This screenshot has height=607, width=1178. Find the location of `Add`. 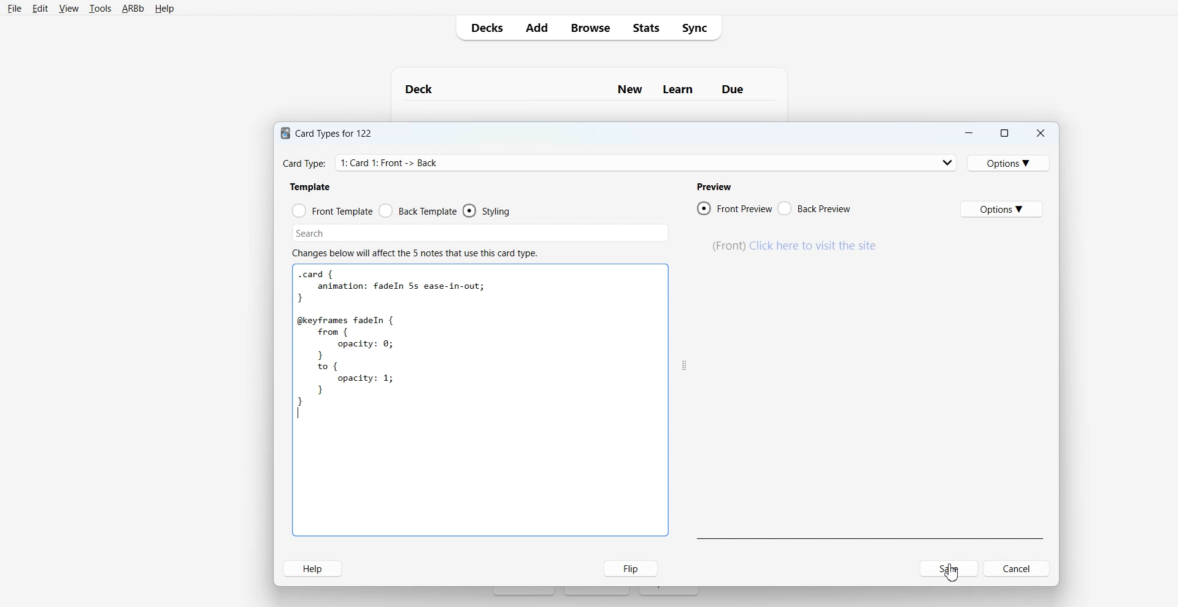

Add is located at coordinates (536, 27).